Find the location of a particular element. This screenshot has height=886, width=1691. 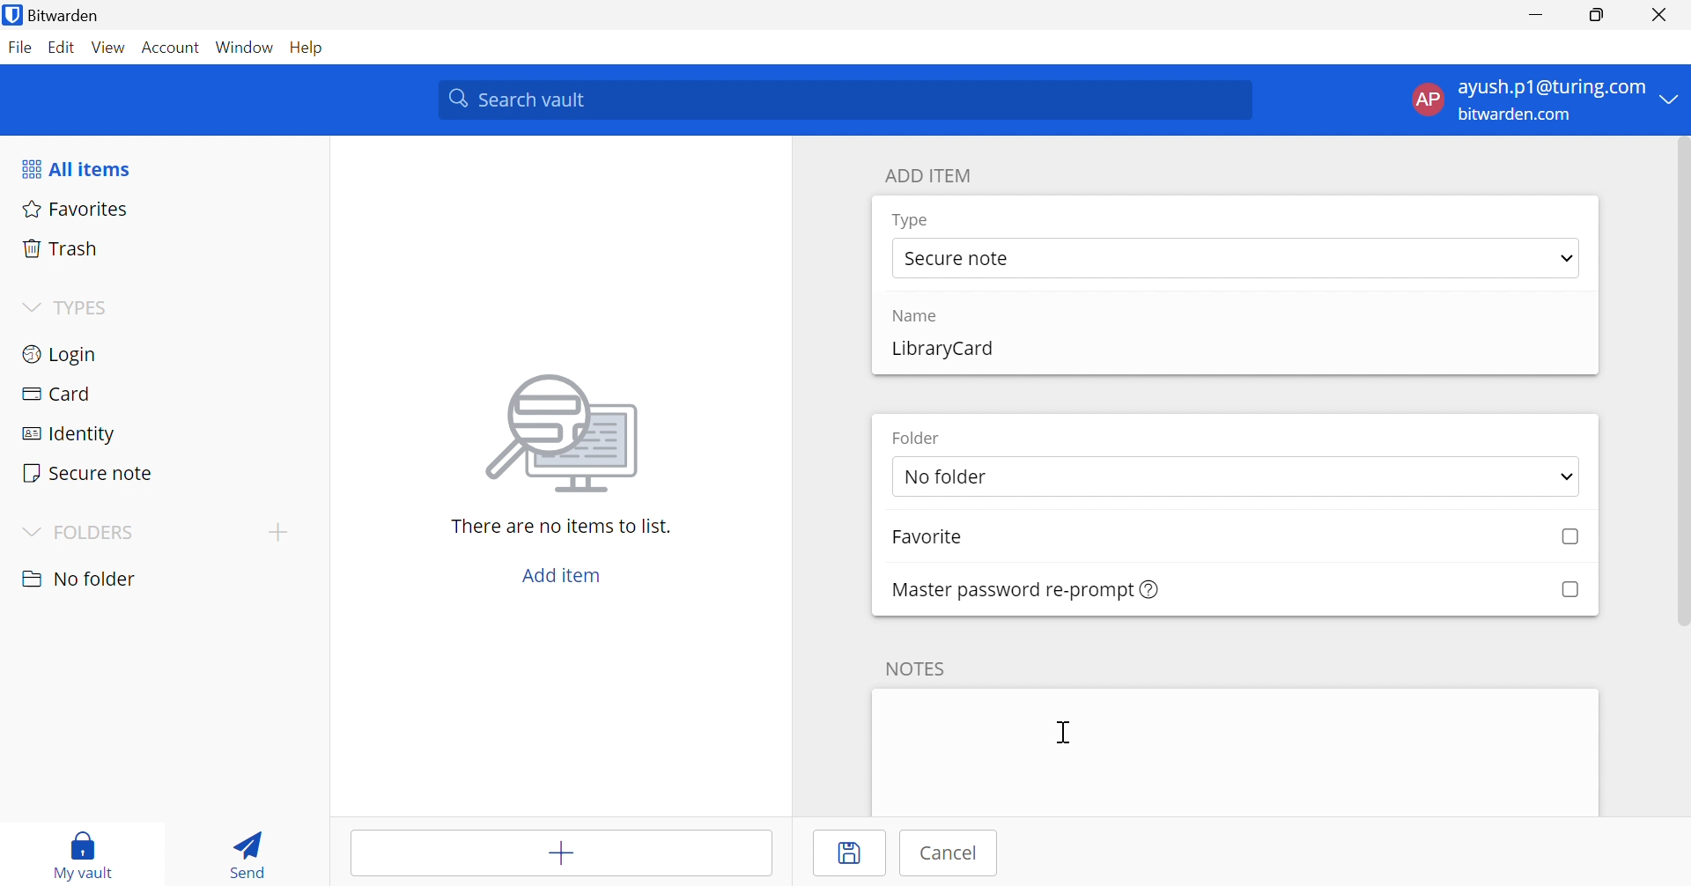

Send is located at coordinates (250, 852).